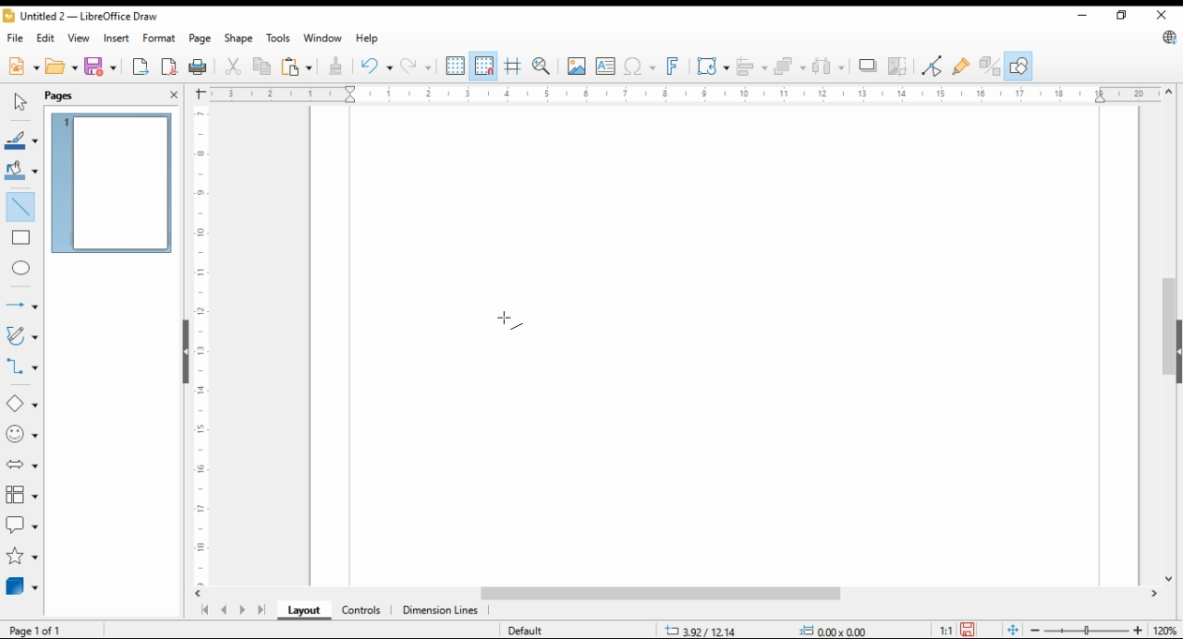 The height and width of the screenshot is (639, 1183). Describe the element at coordinates (241, 610) in the screenshot. I see `next page` at that location.